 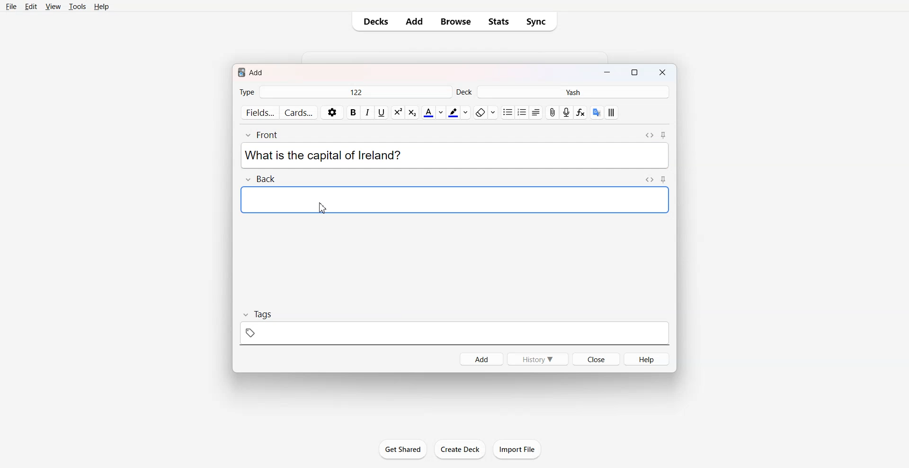 What do you see at coordinates (454, 21) in the screenshot?
I see `Browse` at bounding box center [454, 21].